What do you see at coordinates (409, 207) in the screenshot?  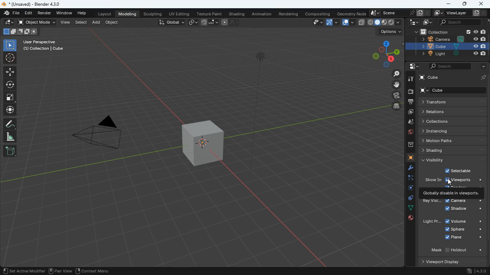 I see `connections` at bounding box center [409, 207].